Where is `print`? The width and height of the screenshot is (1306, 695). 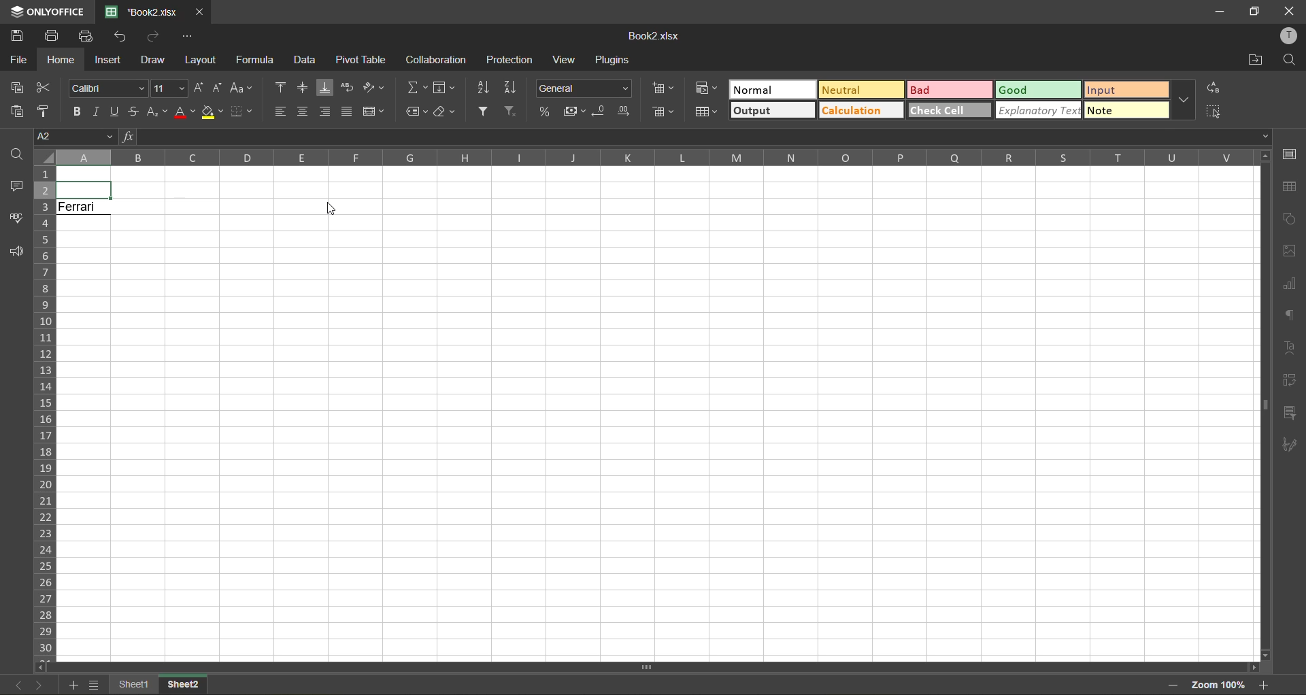
print is located at coordinates (55, 36).